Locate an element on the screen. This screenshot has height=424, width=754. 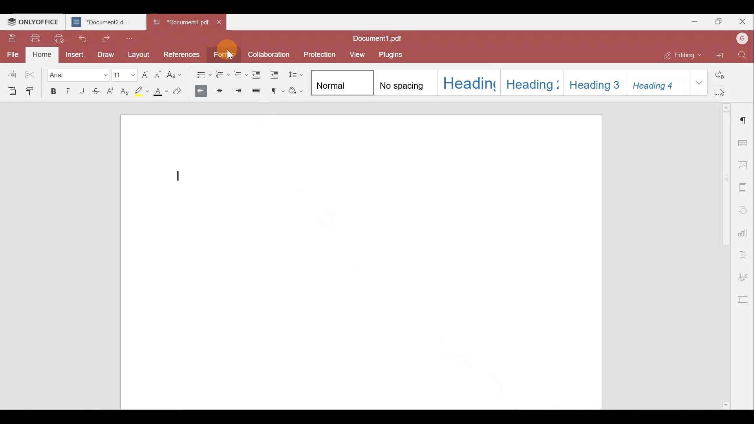
Protection is located at coordinates (322, 54).